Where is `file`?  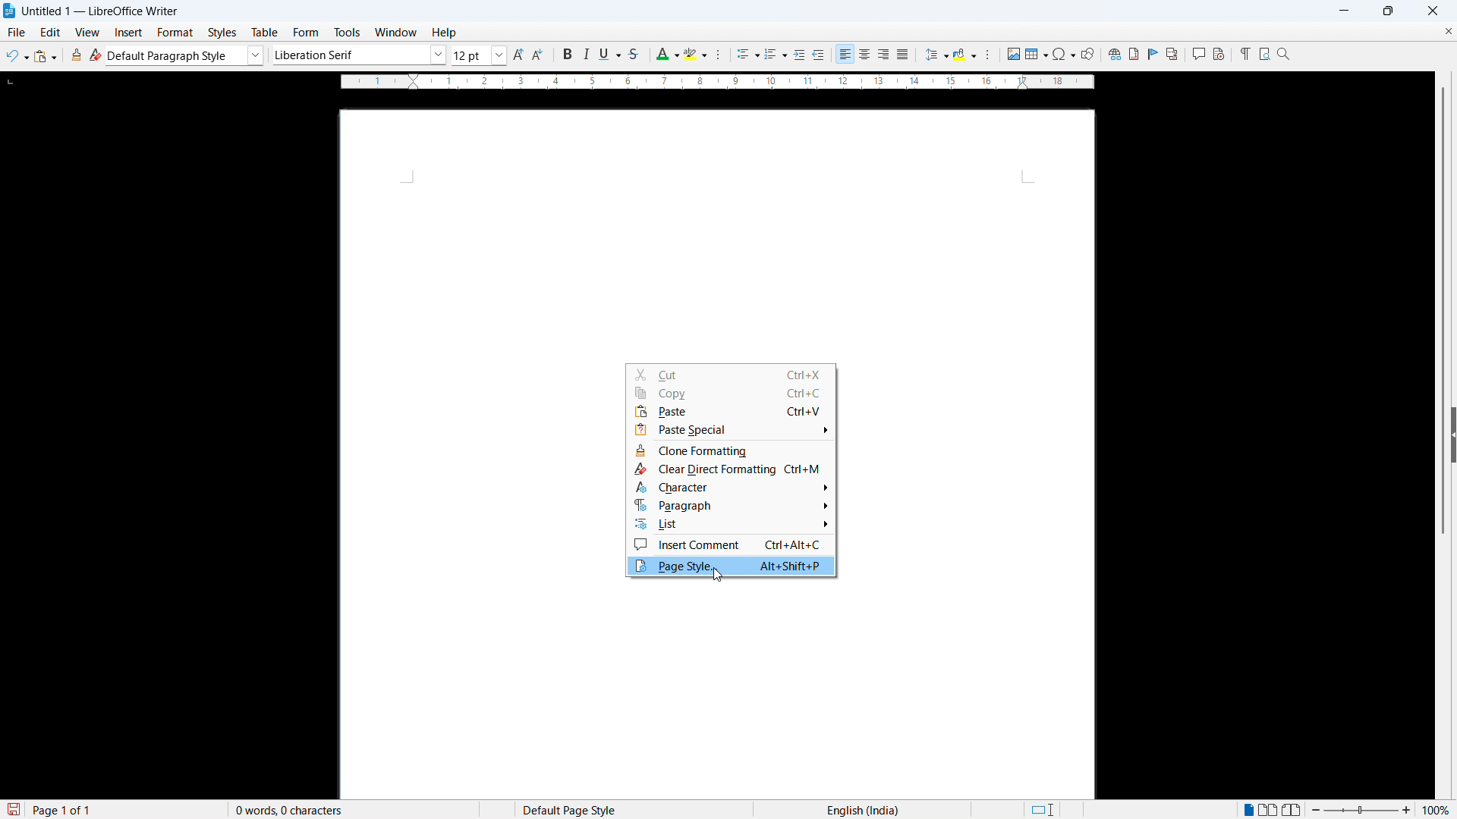 file is located at coordinates (15, 32).